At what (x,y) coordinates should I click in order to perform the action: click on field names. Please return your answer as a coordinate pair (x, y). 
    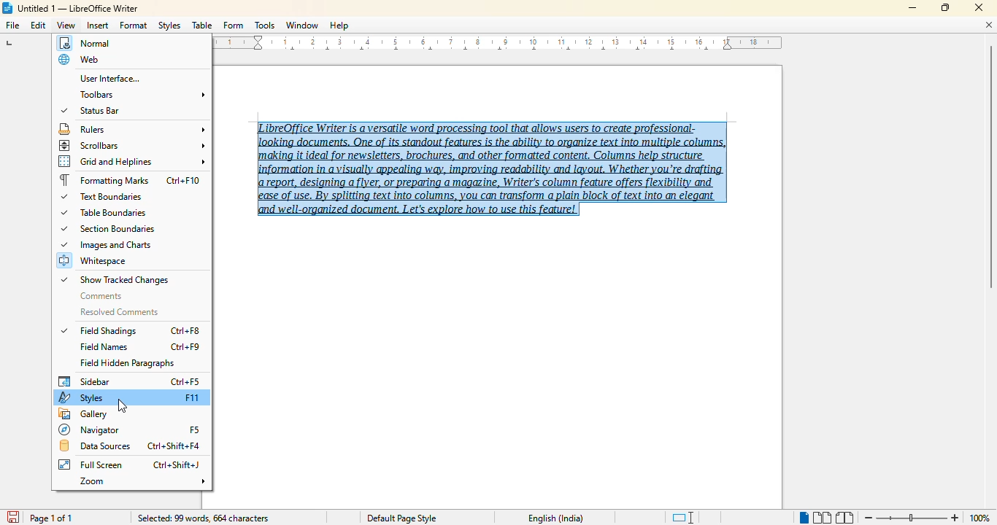
    Looking at the image, I should click on (134, 346).